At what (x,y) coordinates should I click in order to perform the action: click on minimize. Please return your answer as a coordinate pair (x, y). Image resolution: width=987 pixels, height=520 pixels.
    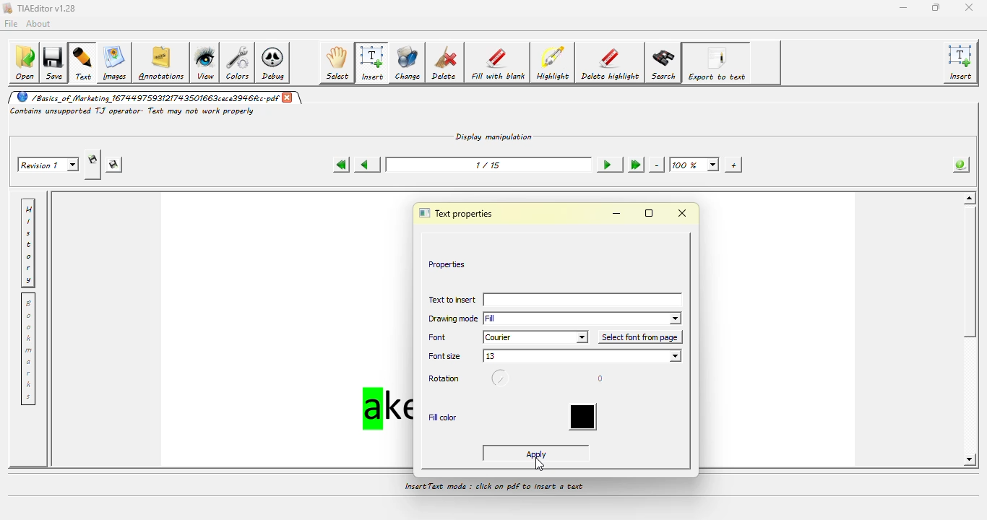
    Looking at the image, I should click on (902, 6).